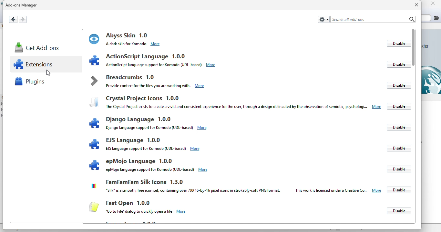 The height and width of the screenshot is (232, 441). What do you see at coordinates (39, 49) in the screenshot?
I see `get add ons` at bounding box center [39, 49].